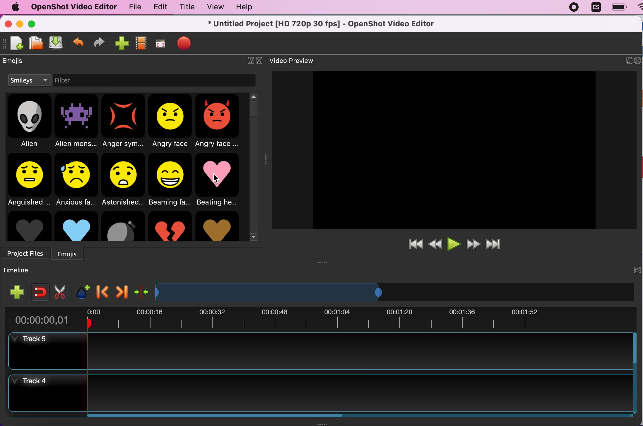 Image resolution: width=643 pixels, height=426 pixels. I want to click on new file, so click(14, 46).